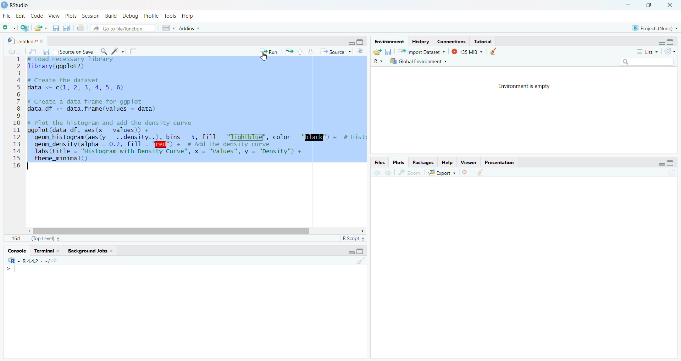 This screenshot has width=681, height=361. I want to click on # Plot the histogram and add the density curve
ggplot(data_df, aes(x = values)) +
geom_histogram(aes(y = ..density..), bins = 5, fill = '[ightbIug", color - "QUEER" + # Hist
geom_density(alpha = 0.2, fill = '[@@") + # Add the density curve
Tabs (title = "Histogram with Density Curve", x = "Values", y = "Density") +
theme_minimal(), so click(198, 140).